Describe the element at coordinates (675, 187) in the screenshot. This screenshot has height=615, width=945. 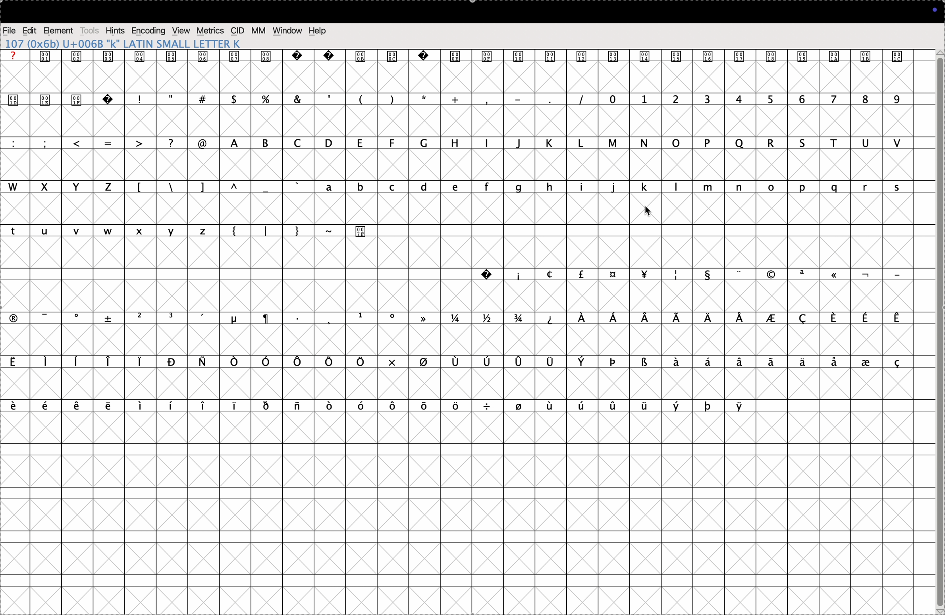
I see `l` at that location.